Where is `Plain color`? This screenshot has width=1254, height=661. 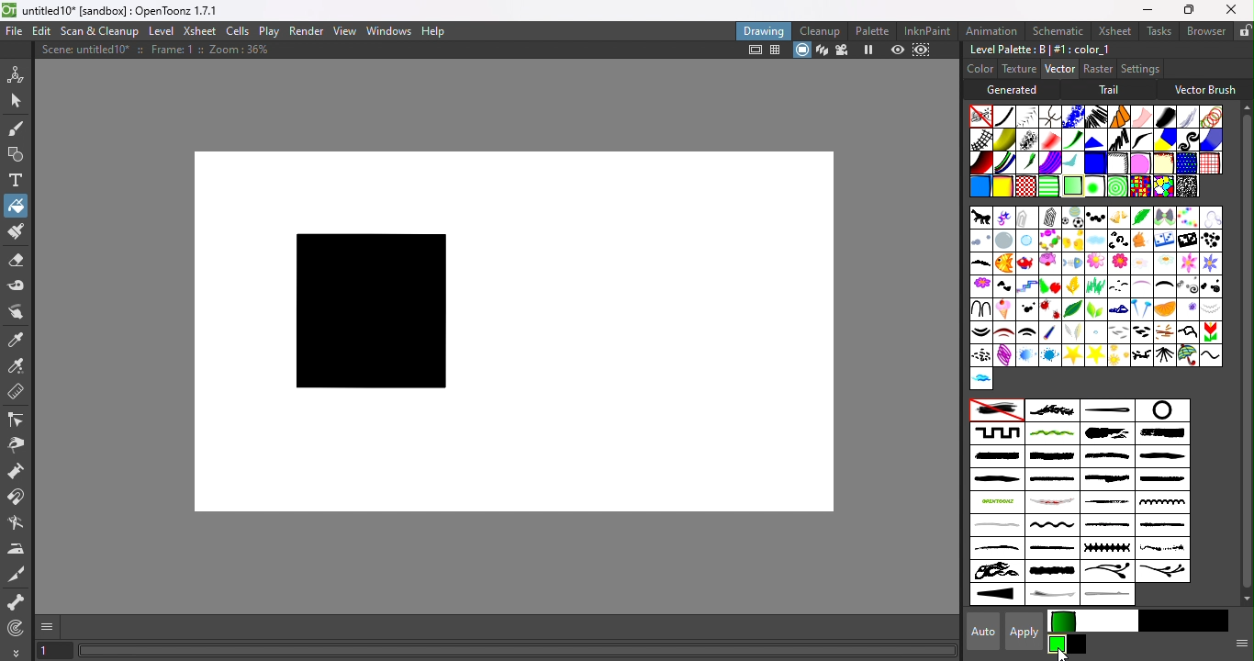 Plain color is located at coordinates (981, 116).